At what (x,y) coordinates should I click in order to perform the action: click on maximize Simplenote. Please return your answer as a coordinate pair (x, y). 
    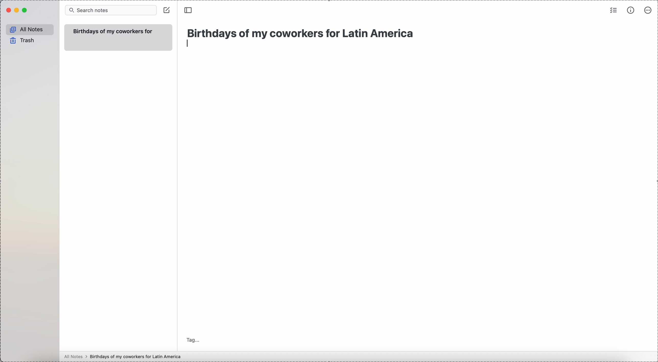
    Looking at the image, I should click on (25, 10).